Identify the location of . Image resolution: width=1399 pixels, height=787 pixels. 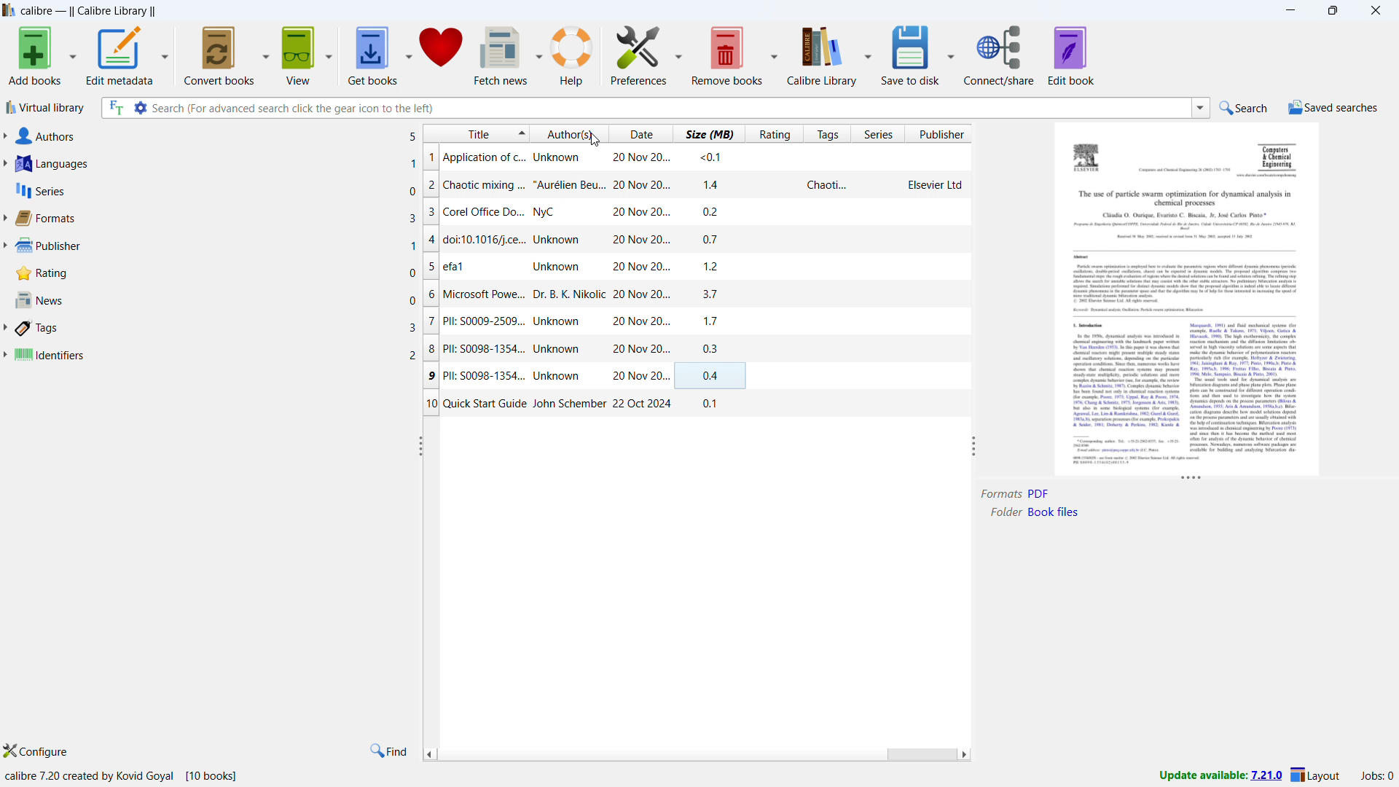
(1185, 288).